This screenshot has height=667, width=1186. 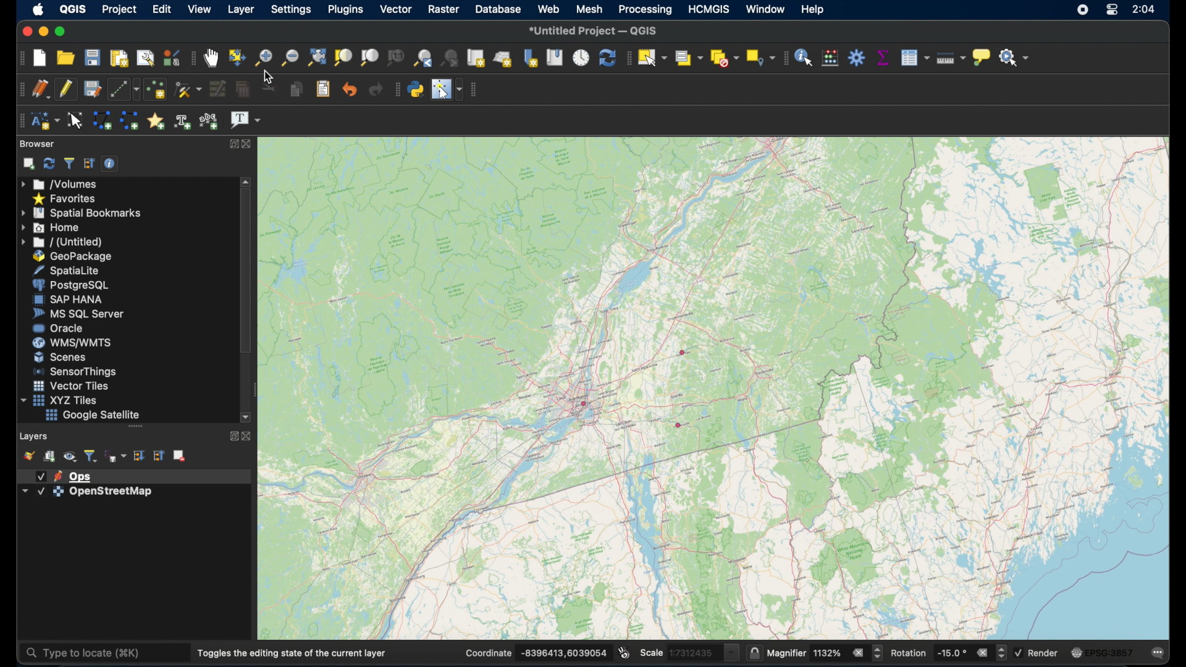 I want to click on expand all, so click(x=138, y=455).